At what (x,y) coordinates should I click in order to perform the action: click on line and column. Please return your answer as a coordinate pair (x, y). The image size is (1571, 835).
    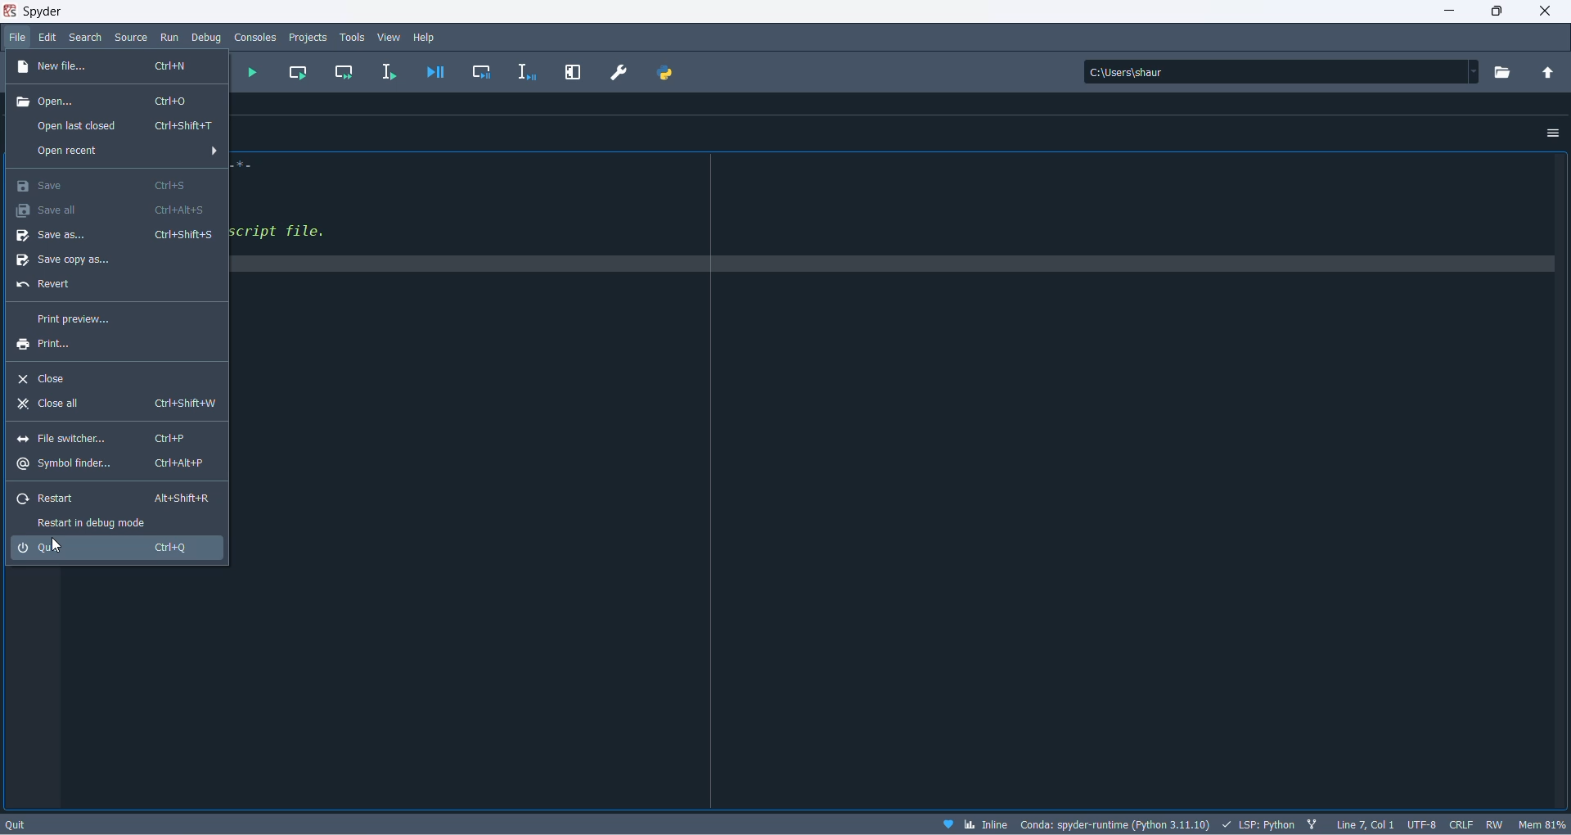
    Looking at the image, I should click on (1366, 824).